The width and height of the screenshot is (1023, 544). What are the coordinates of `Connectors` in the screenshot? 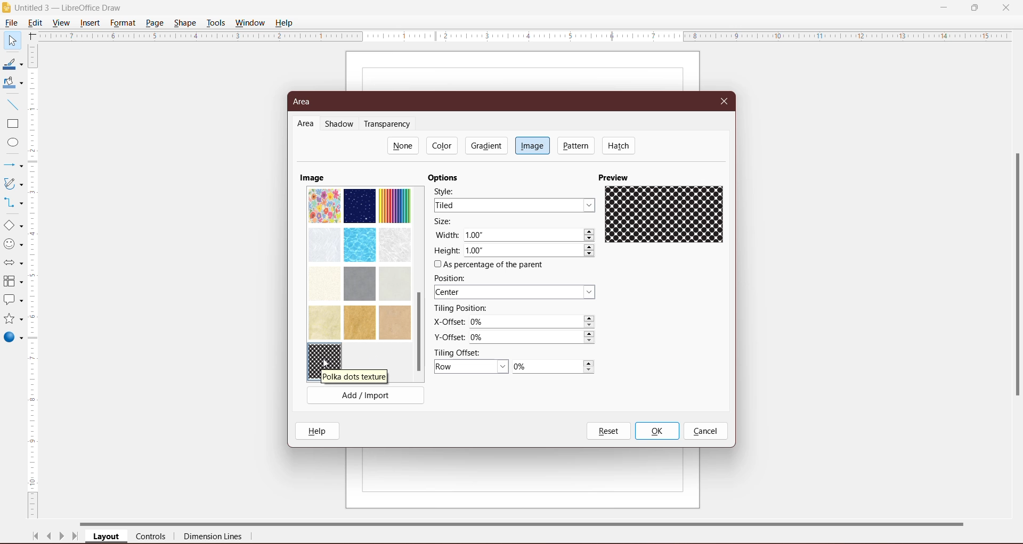 It's located at (12, 203).